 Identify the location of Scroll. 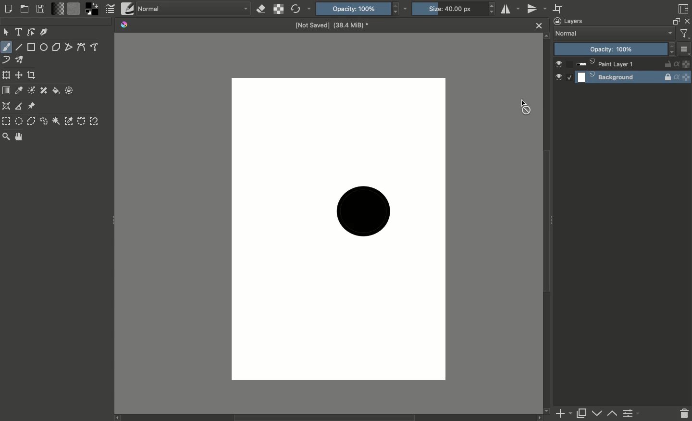
(548, 223).